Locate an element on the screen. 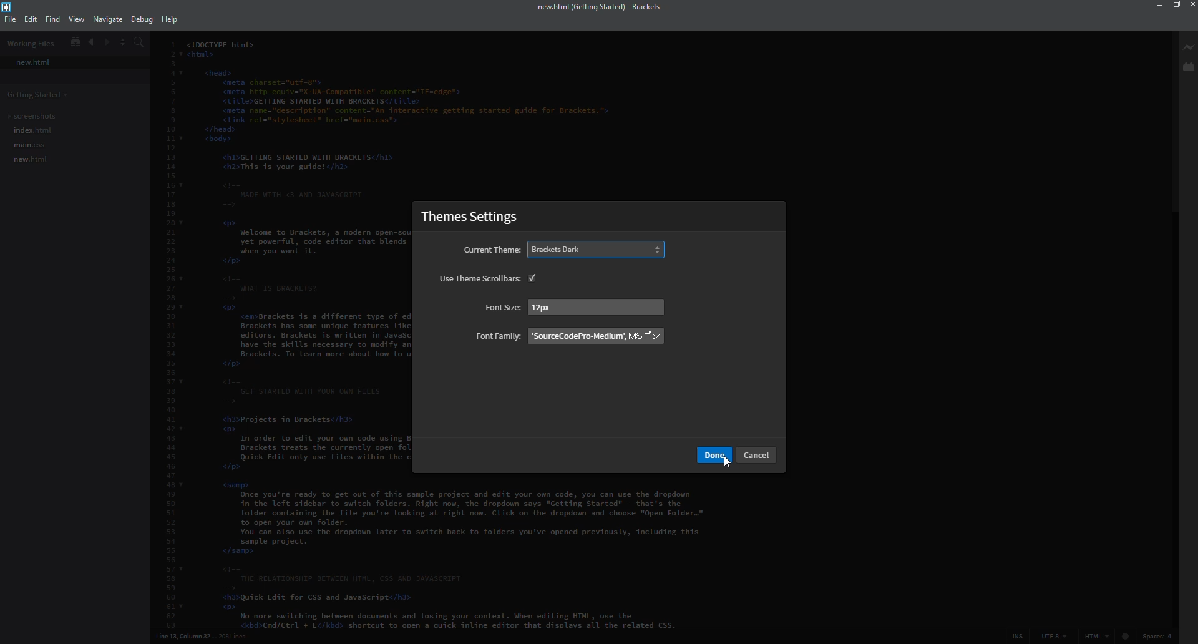  close is located at coordinates (1192, 6).